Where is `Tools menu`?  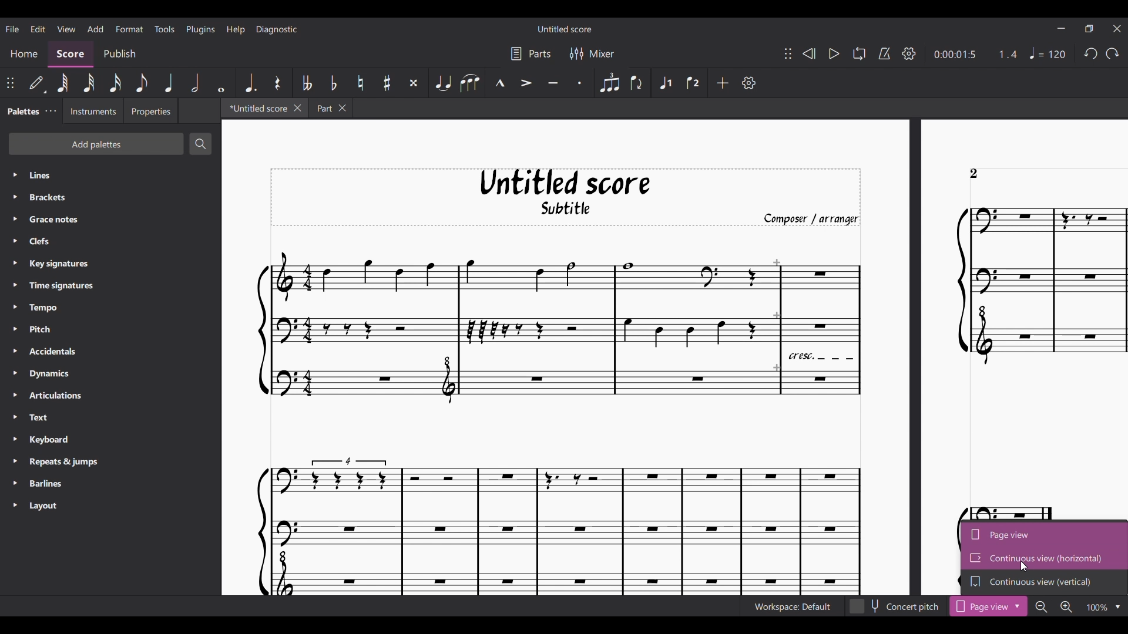
Tools menu is located at coordinates (164, 29).